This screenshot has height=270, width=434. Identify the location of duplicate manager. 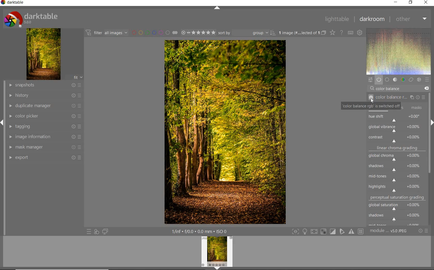
(45, 106).